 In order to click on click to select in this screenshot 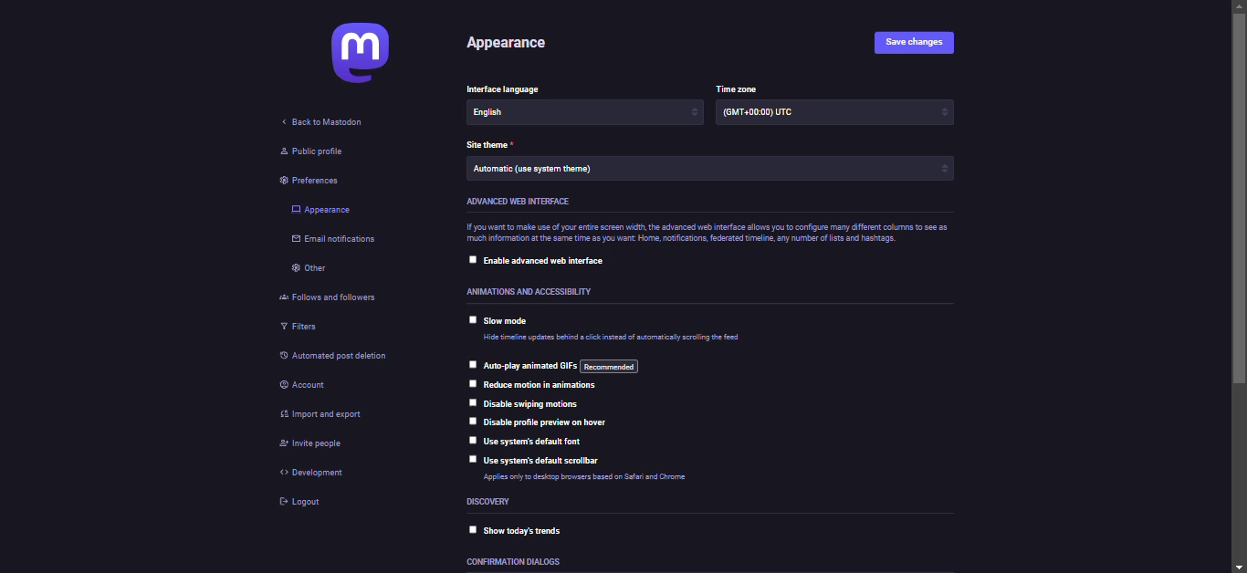, I will do `click(467, 318)`.